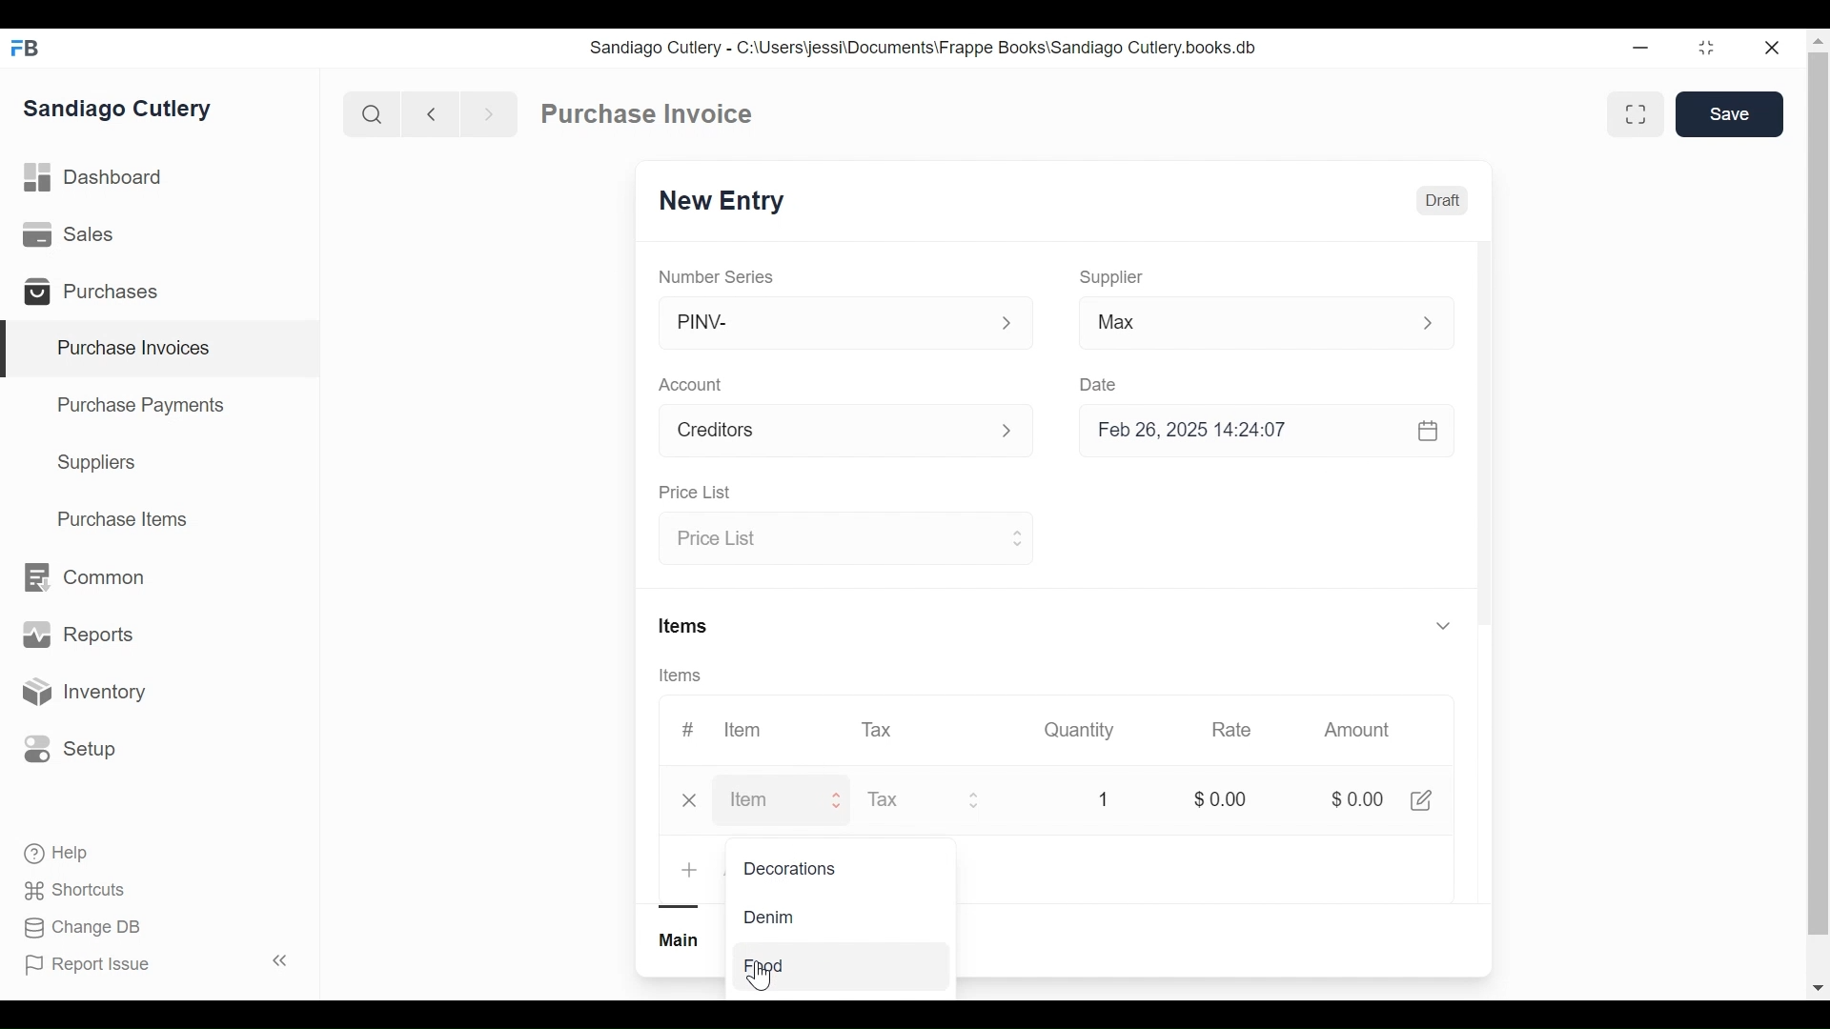 The image size is (1830, 1029). Describe the element at coordinates (975, 799) in the screenshot. I see `Expand` at that location.